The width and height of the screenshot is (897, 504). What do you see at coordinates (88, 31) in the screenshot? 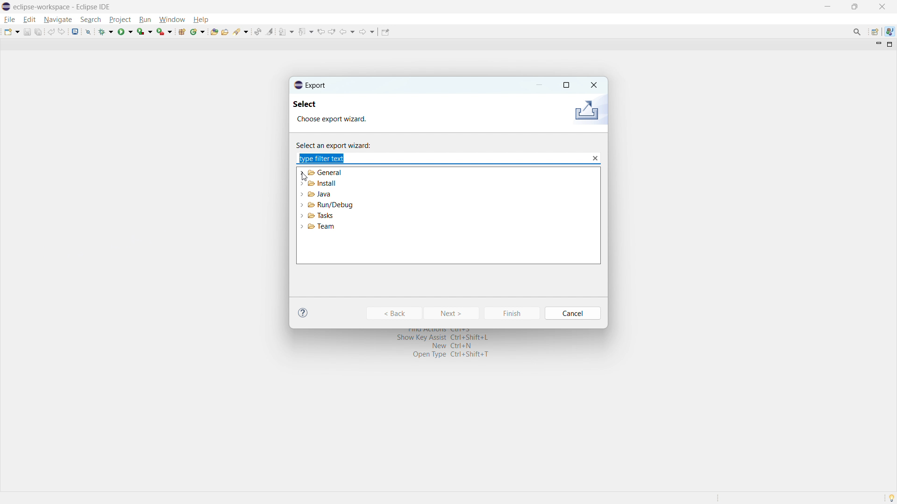
I see `skip all breakpoints` at bounding box center [88, 31].